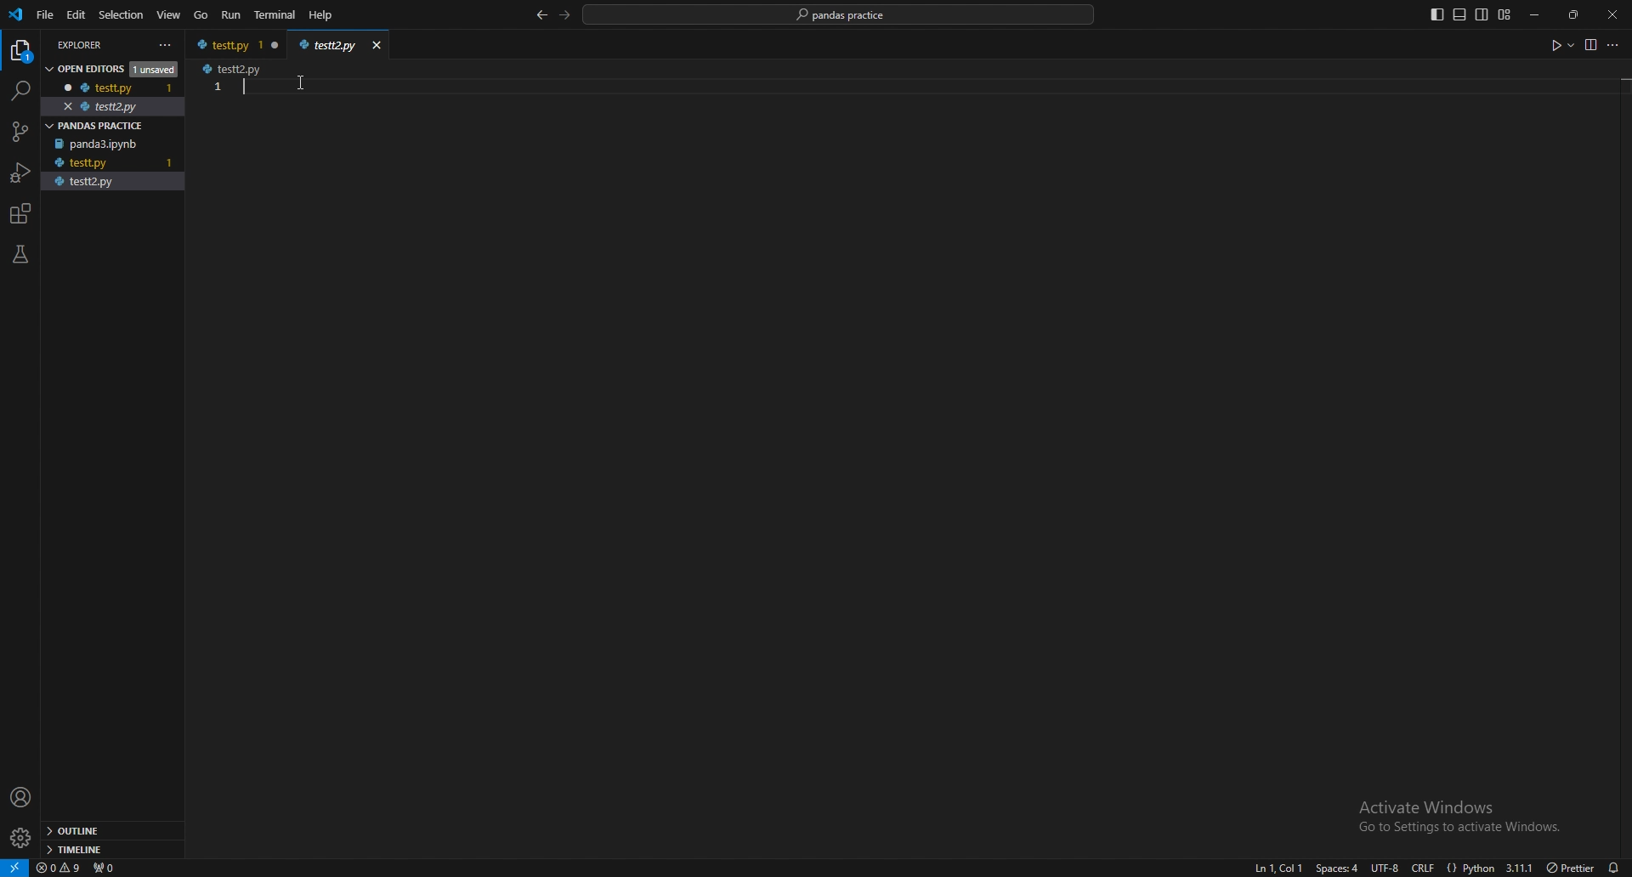 Image resolution: width=1632 pixels, height=877 pixels. I want to click on alarms, so click(1614, 867).